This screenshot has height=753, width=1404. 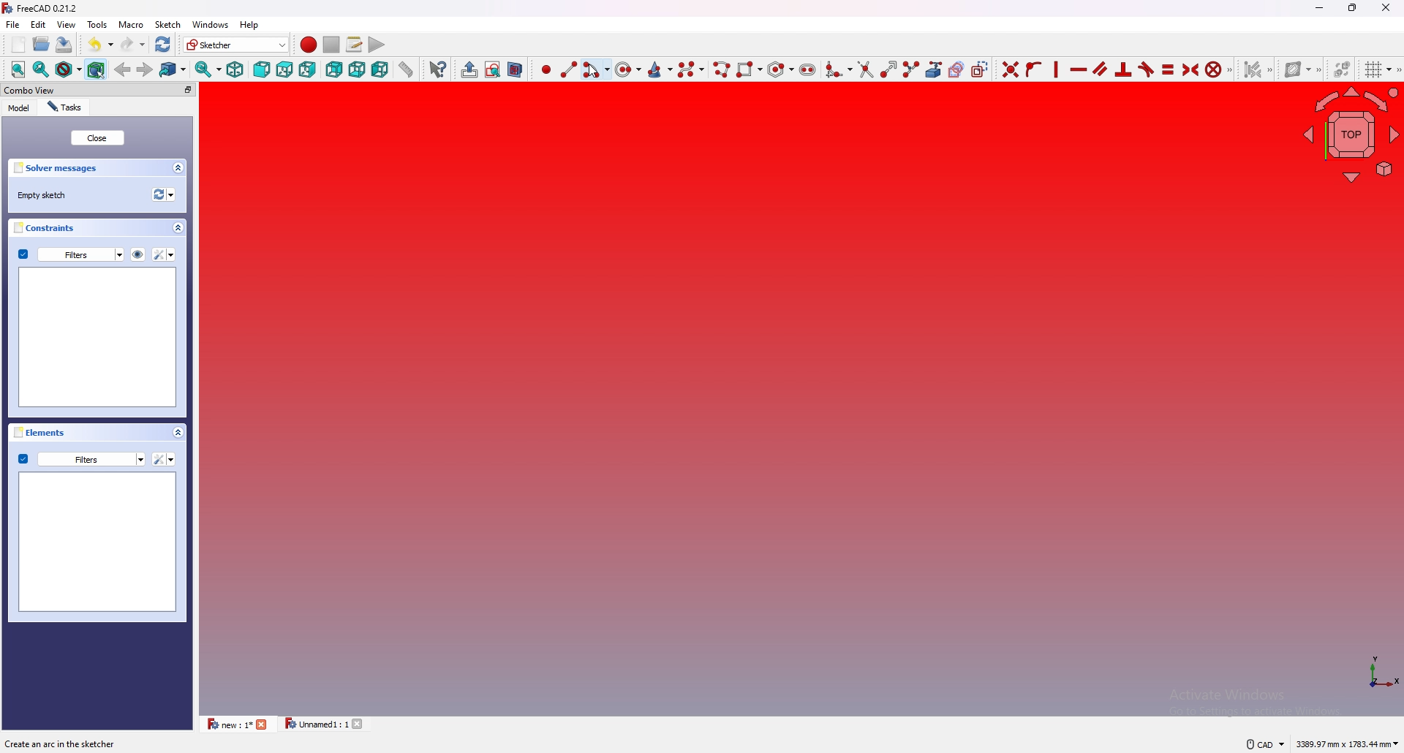 What do you see at coordinates (1376, 672) in the screenshot?
I see `axis` at bounding box center [1376, 672].